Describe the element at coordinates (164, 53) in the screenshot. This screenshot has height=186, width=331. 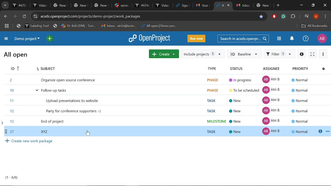
I see `Create` at that location.